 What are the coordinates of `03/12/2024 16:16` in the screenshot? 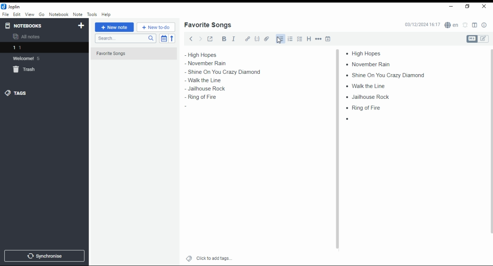 It's located at (422, 25).